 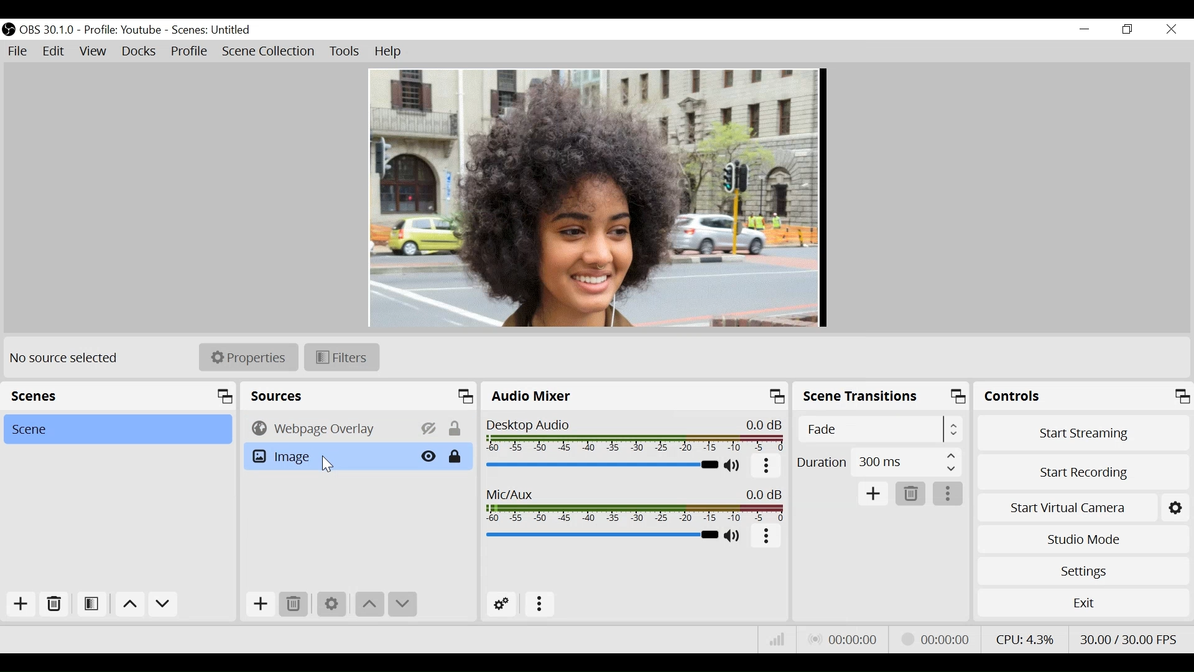 What do you see at coordinates (599, 465) in the screenshot?
I see `Desktop Audio Slider` at bounding box center [599, 465].